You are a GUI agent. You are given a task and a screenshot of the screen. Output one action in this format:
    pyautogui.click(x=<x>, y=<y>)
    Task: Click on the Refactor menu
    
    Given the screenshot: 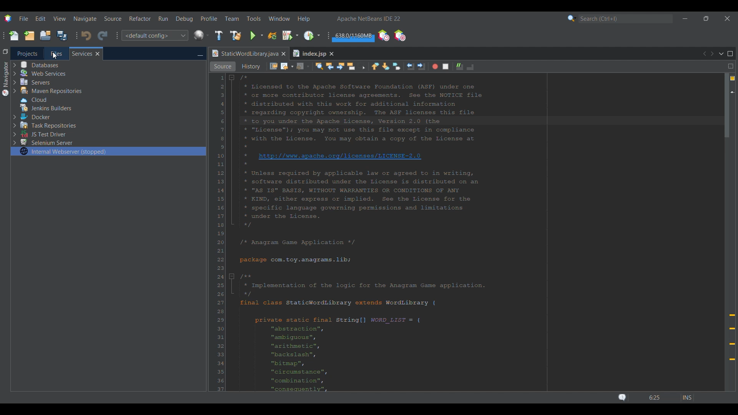 What is the action you would take?
    pyautogui.click(x=140, y=18)
    